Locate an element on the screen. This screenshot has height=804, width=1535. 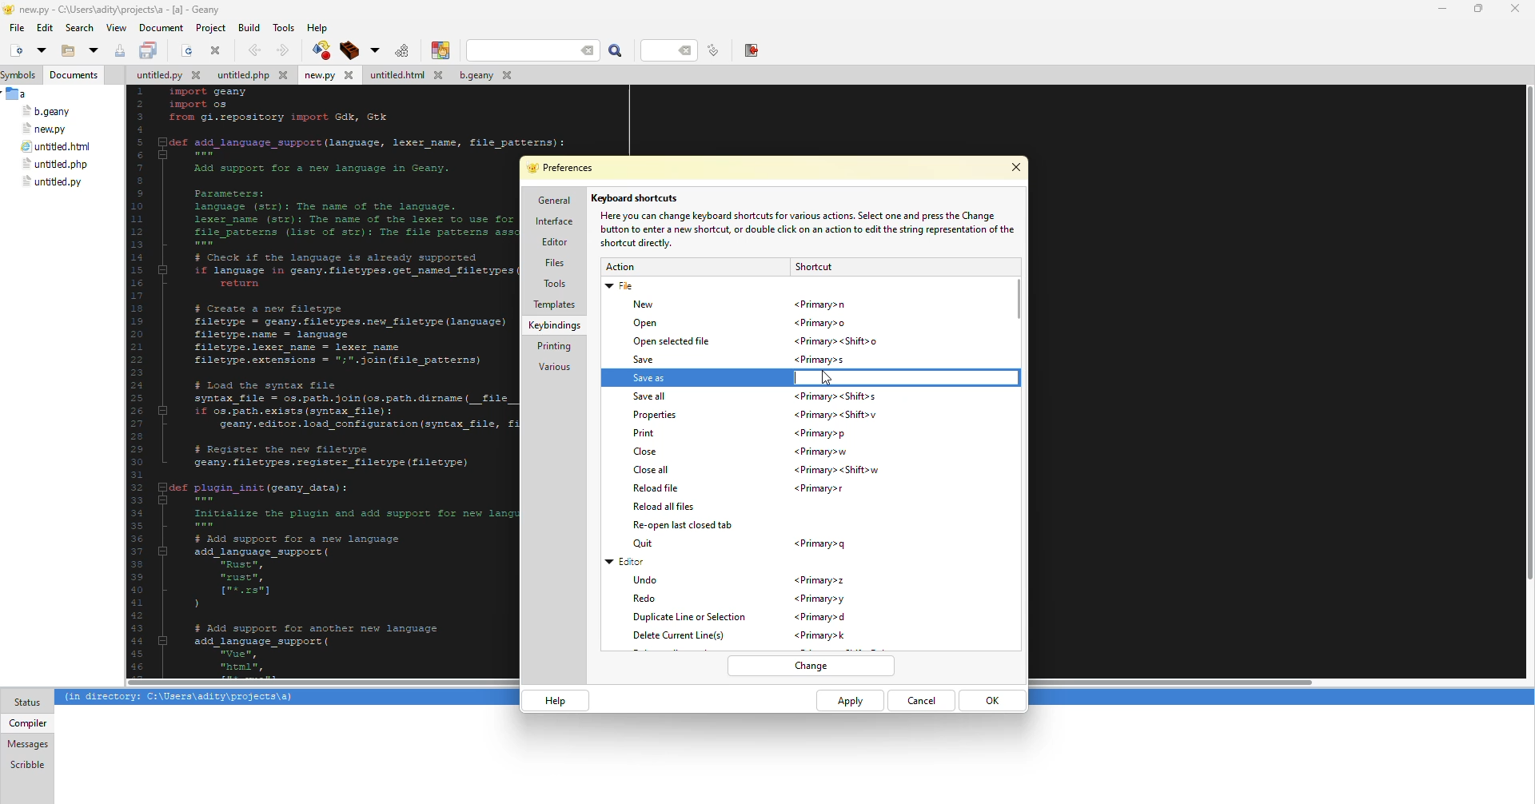
redo is located at coordinates (646, 599).